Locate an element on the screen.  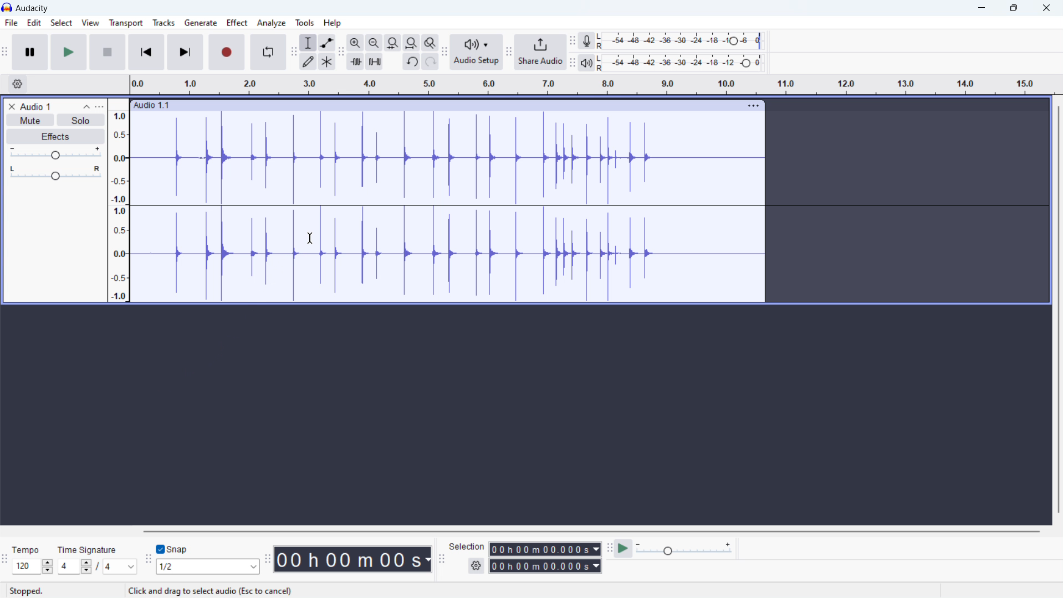
settings is located at coordinates (477, 565).